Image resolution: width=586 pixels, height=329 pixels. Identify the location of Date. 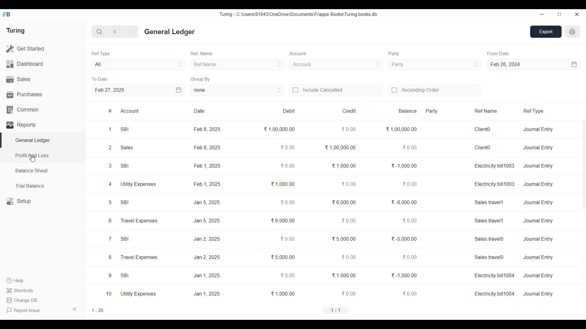
(213, 111).